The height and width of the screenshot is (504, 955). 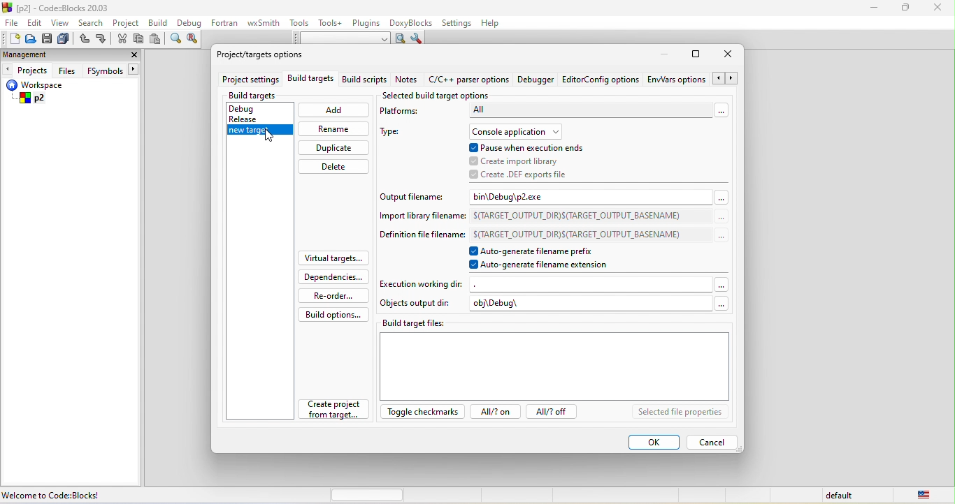 What do you see at coordinates (416, 195) in the screenshot?
I see `output file` at bounding box center [416, 195].